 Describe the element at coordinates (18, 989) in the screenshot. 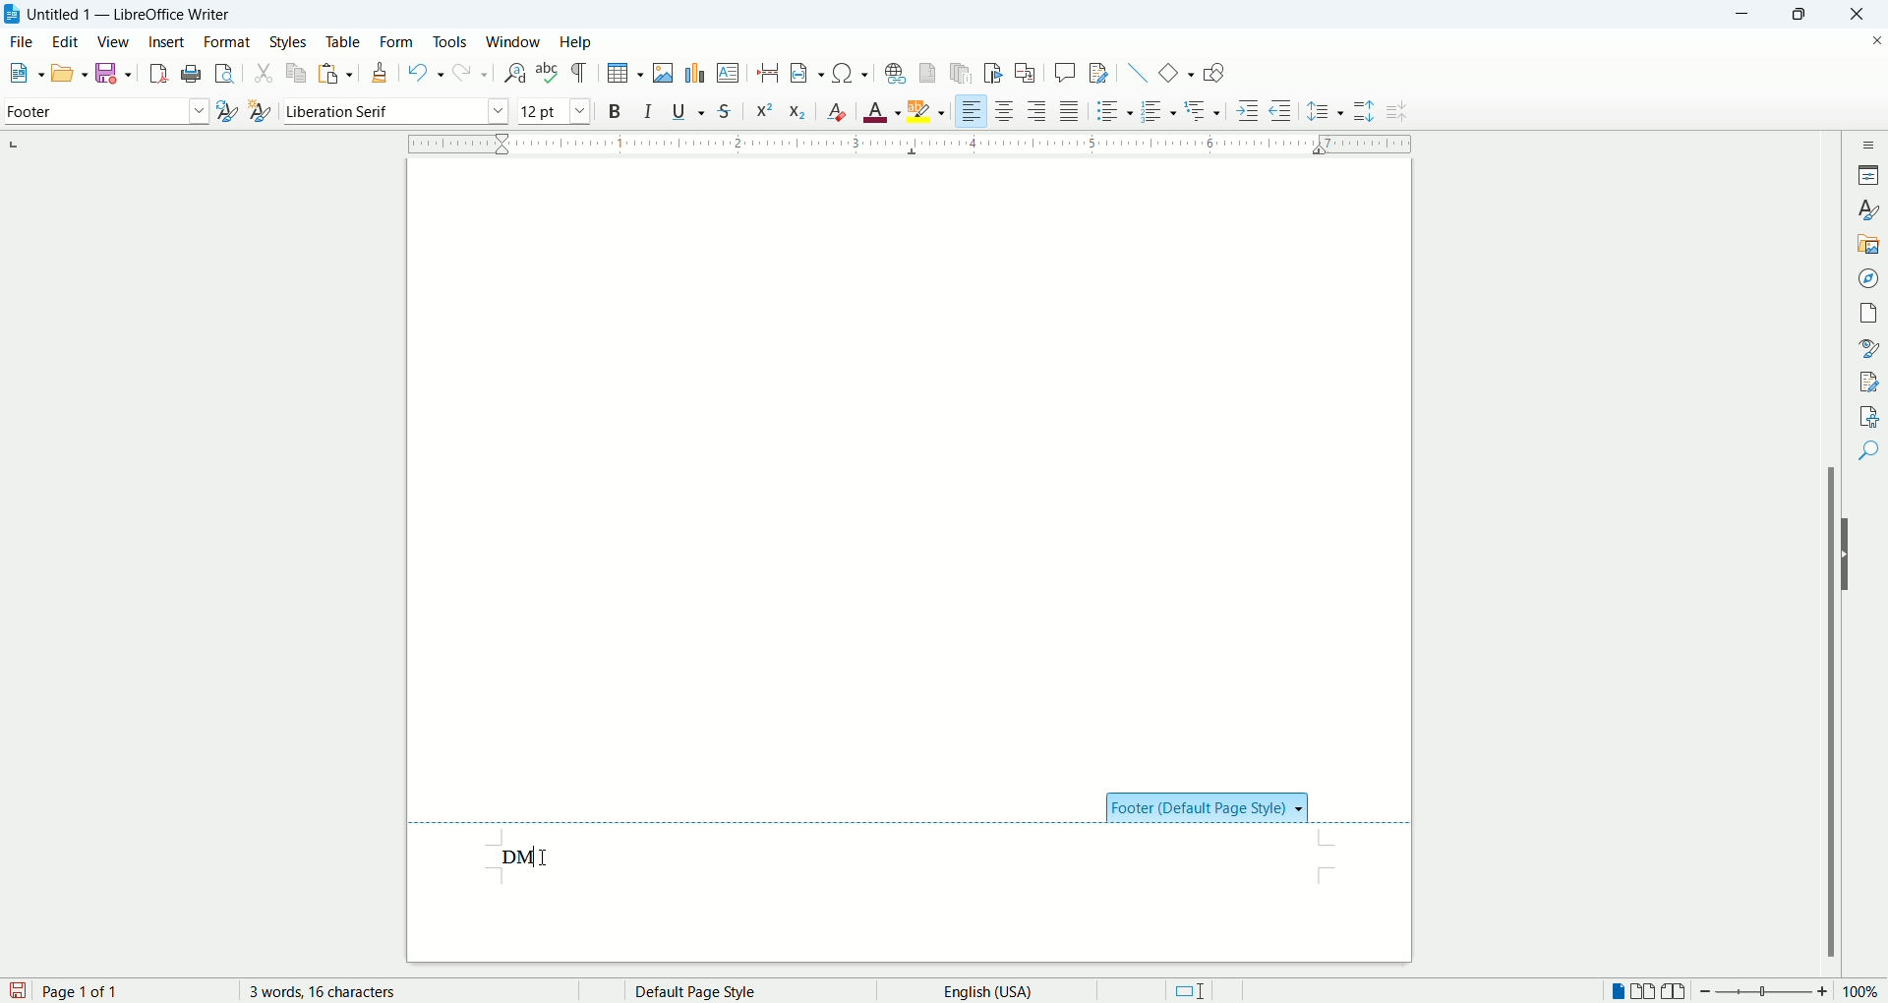

I see `save` at that location.